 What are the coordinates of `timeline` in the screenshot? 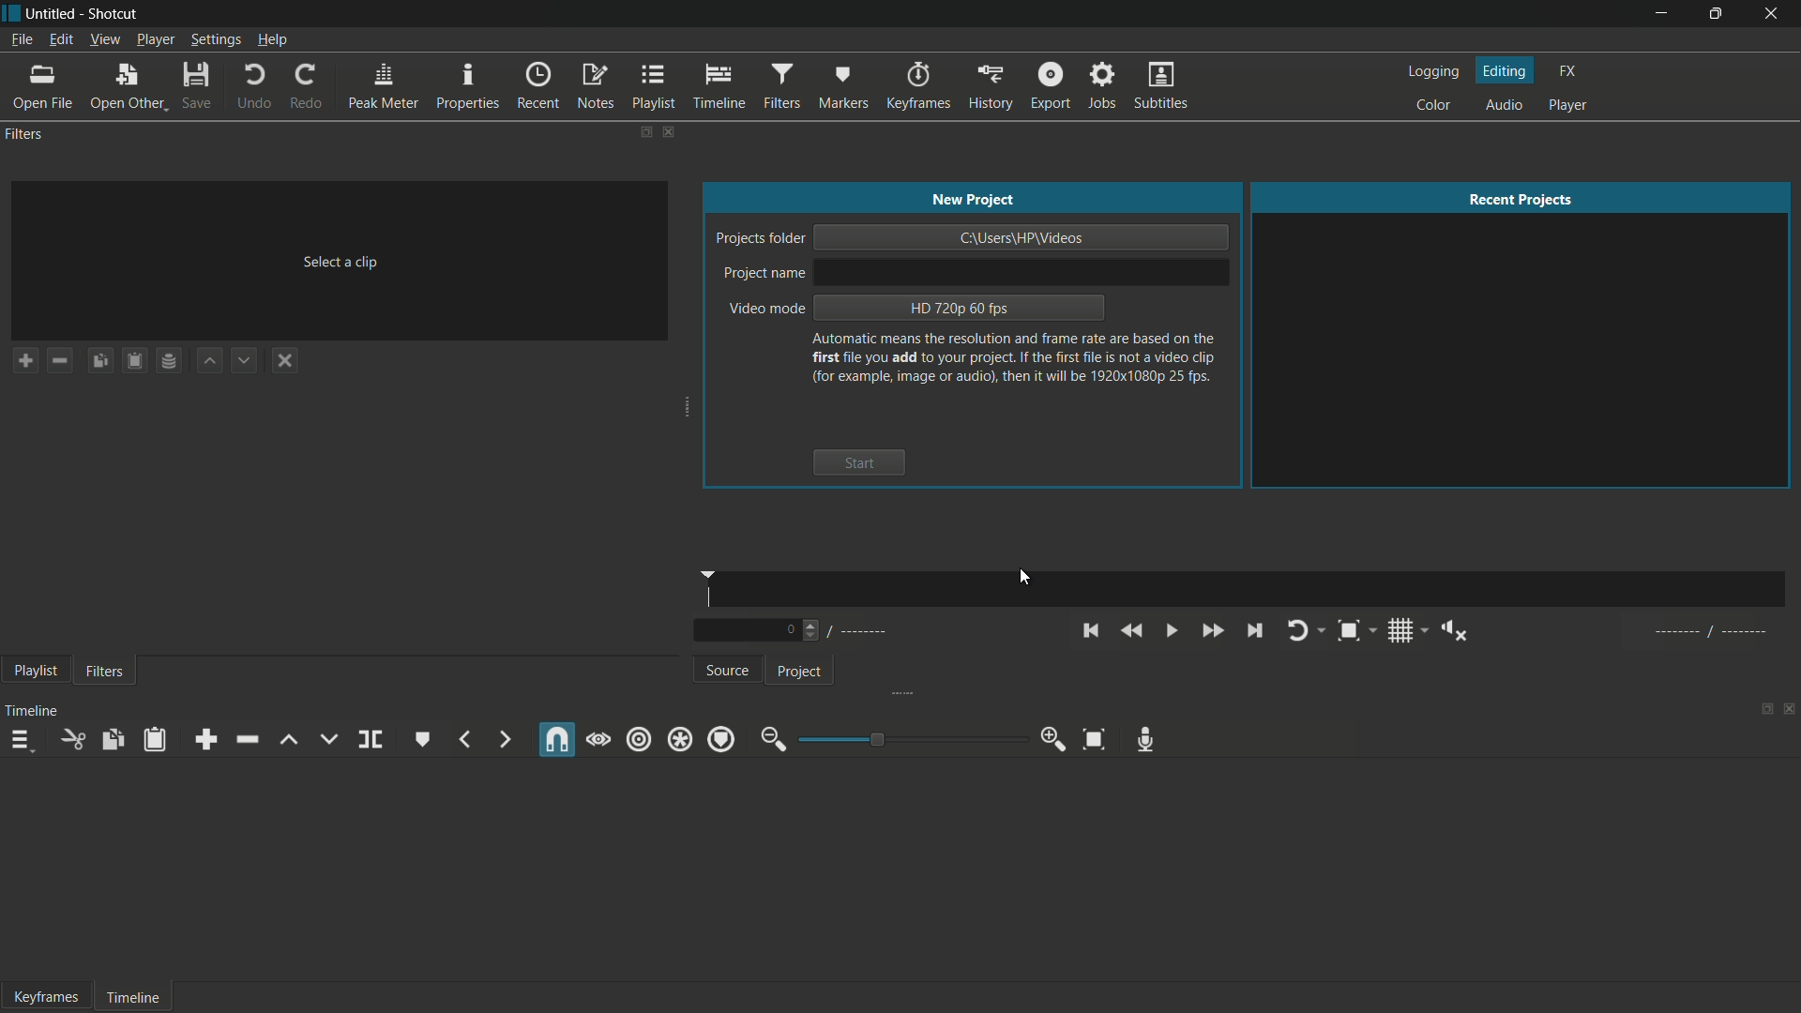 It's located at (718, 86).